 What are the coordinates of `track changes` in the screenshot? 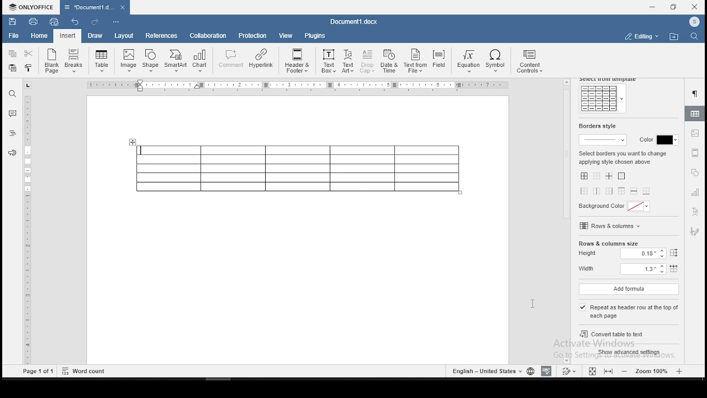 It's located at (570, 370).